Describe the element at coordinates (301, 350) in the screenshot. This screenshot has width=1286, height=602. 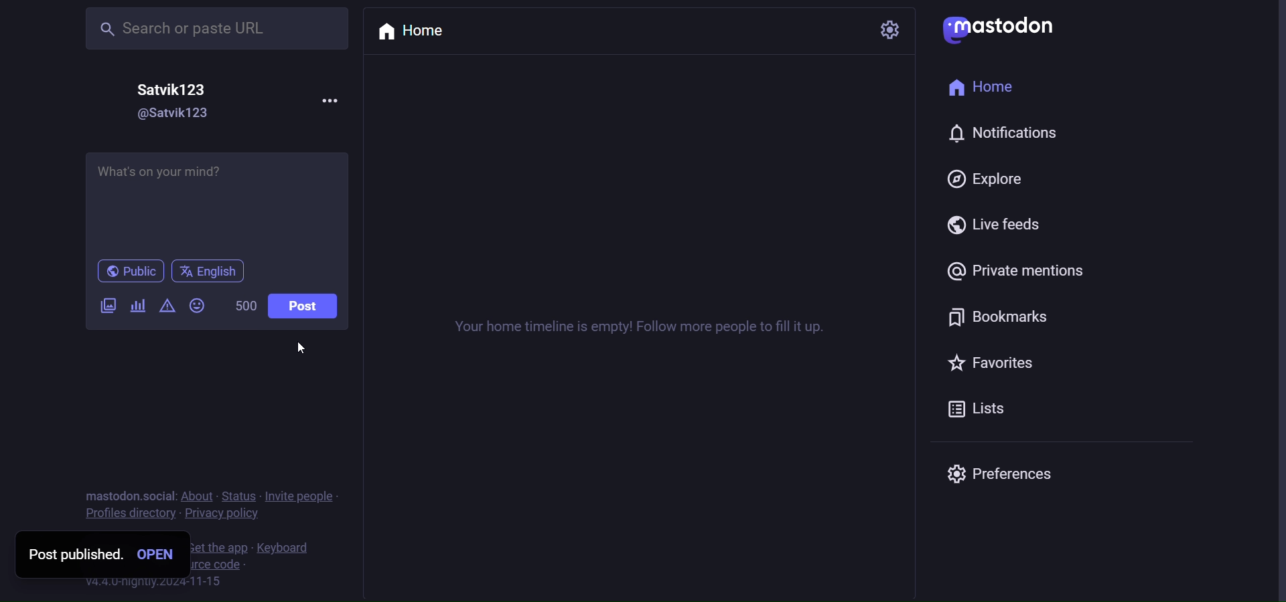
I see `cursor` at that location.